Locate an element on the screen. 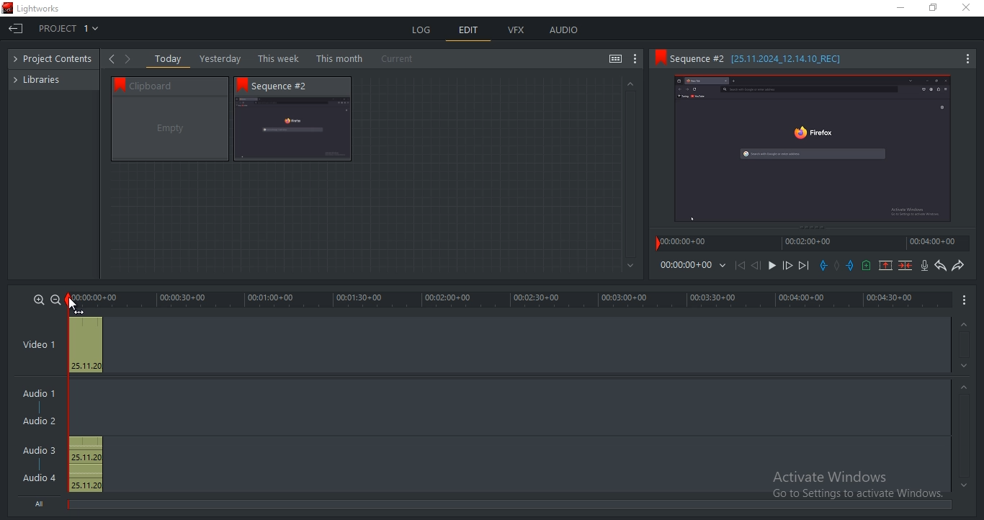 The image size is (984, 520). Bookmark icon is located at coordinates (659, 58).